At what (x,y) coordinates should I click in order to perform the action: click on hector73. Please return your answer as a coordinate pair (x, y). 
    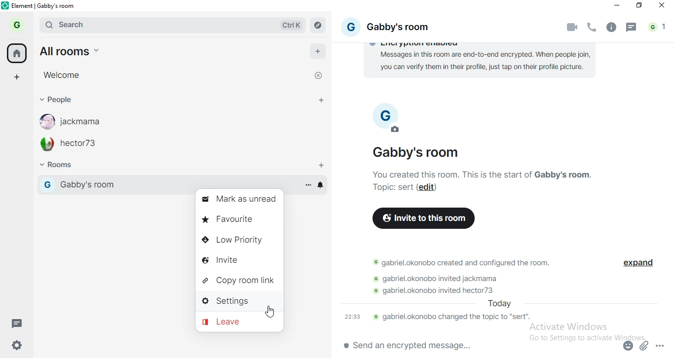
    Looking at the image, I should click on (82, 145).